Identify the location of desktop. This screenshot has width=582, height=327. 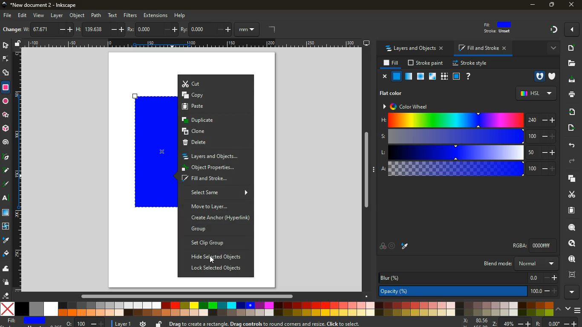
(569, 80).